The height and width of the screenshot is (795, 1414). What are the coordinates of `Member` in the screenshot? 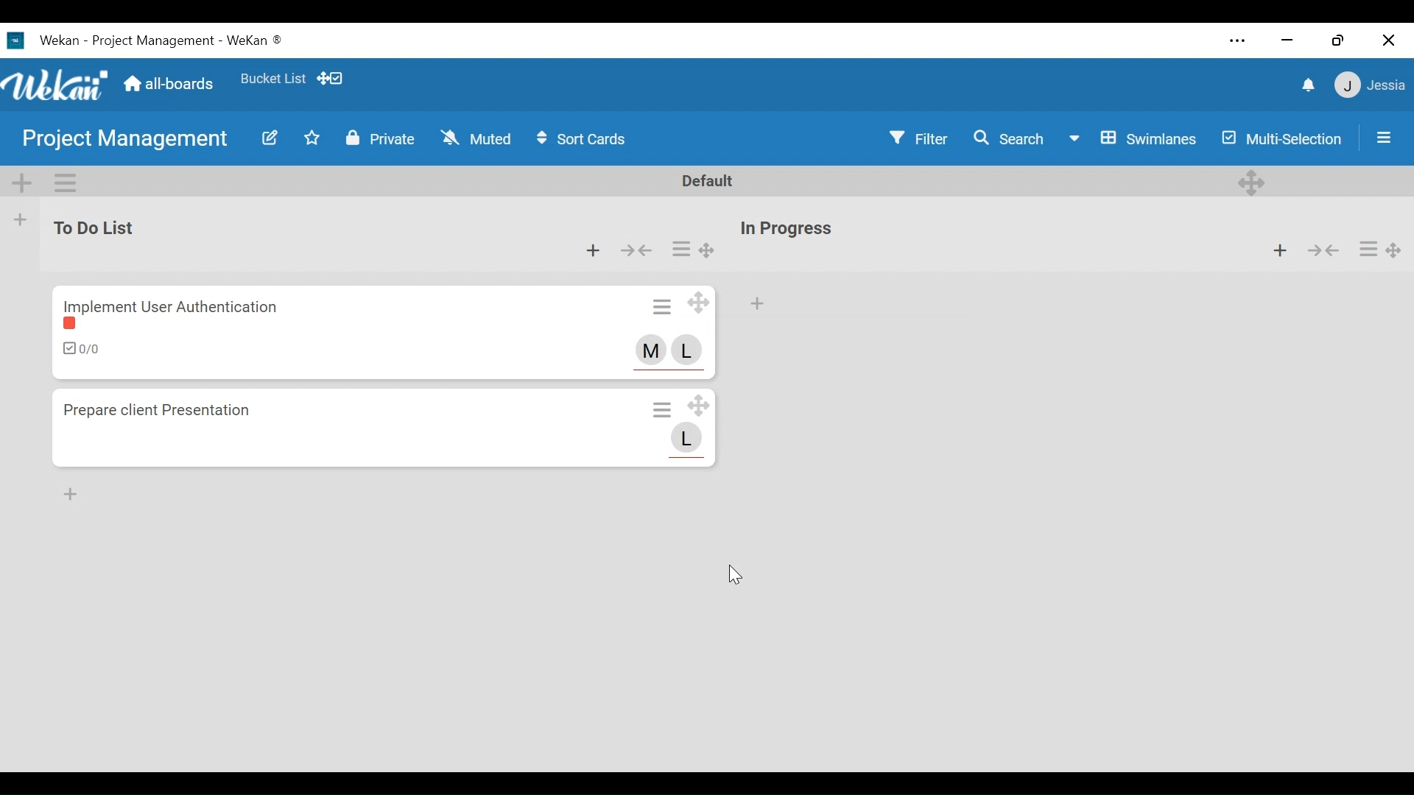 It's located at (652, 350).